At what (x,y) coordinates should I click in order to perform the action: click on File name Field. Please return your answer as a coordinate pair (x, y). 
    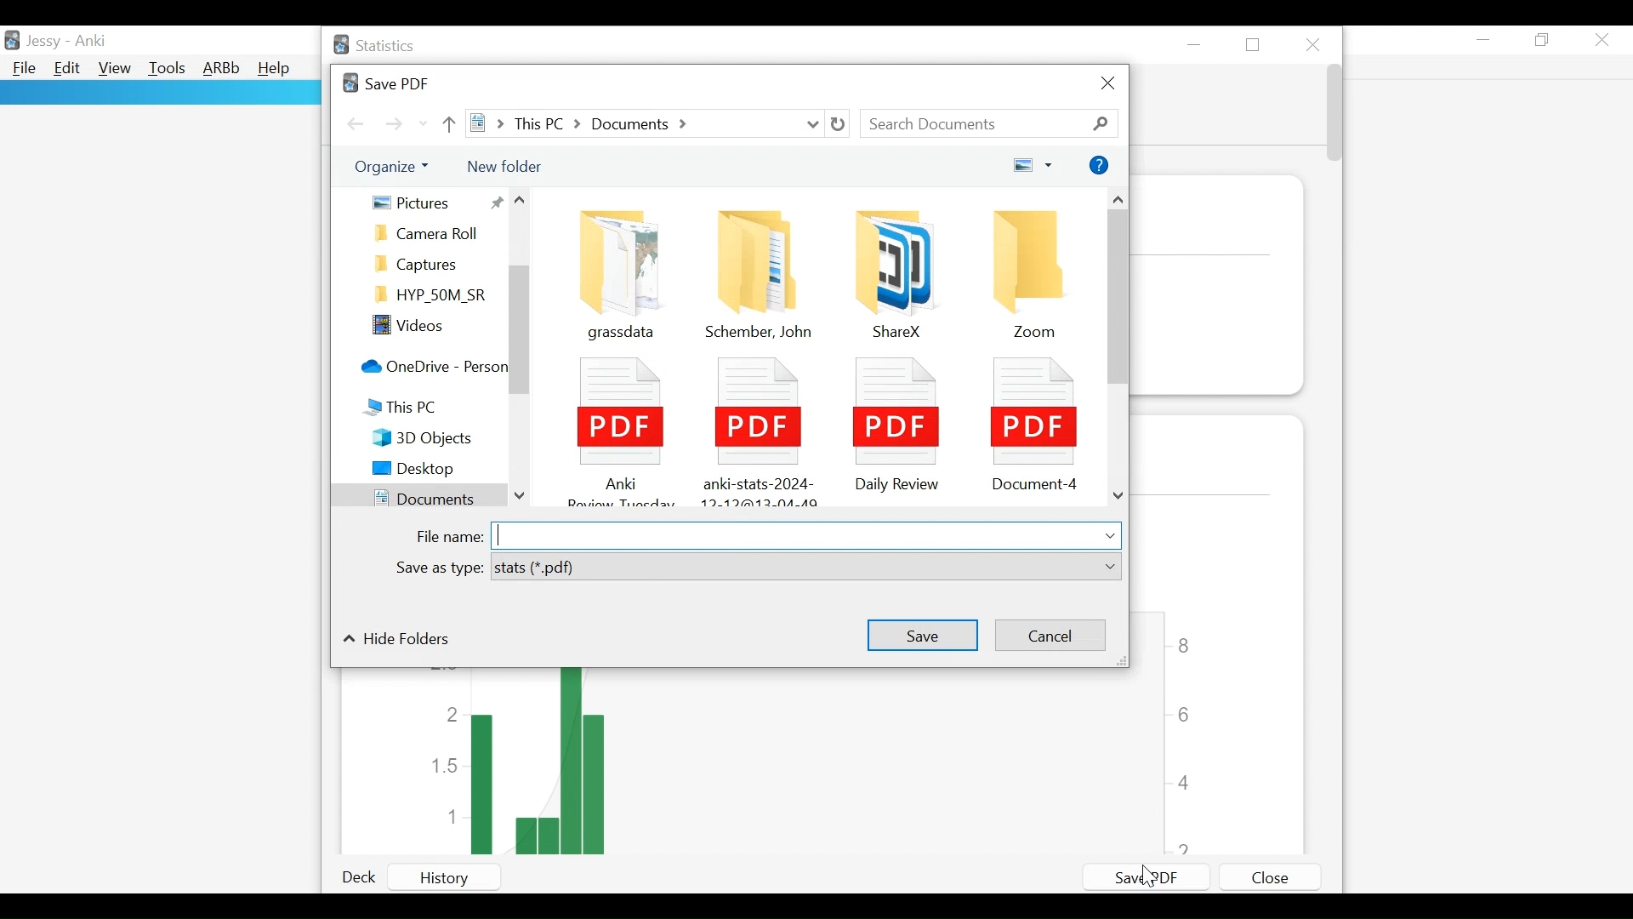
    Looking at the image, I should click on (804, 534).